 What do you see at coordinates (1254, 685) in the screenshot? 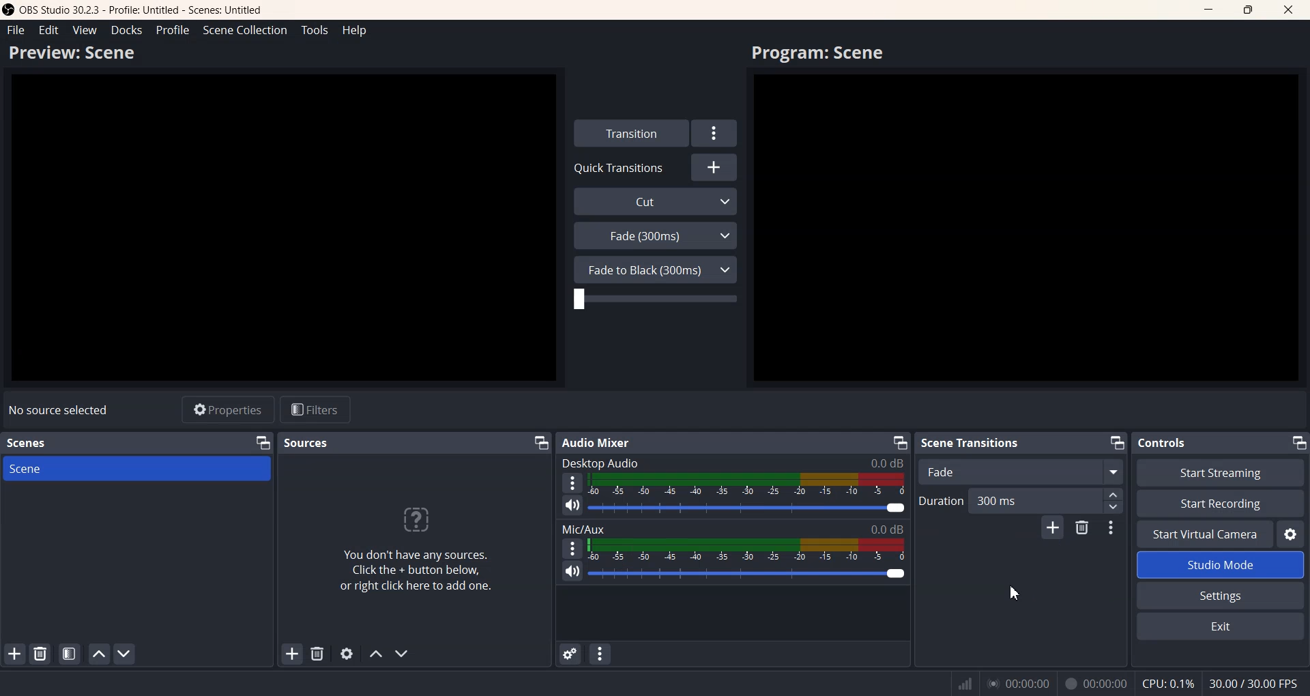
I see `30` at bounding box center [1254, 685].